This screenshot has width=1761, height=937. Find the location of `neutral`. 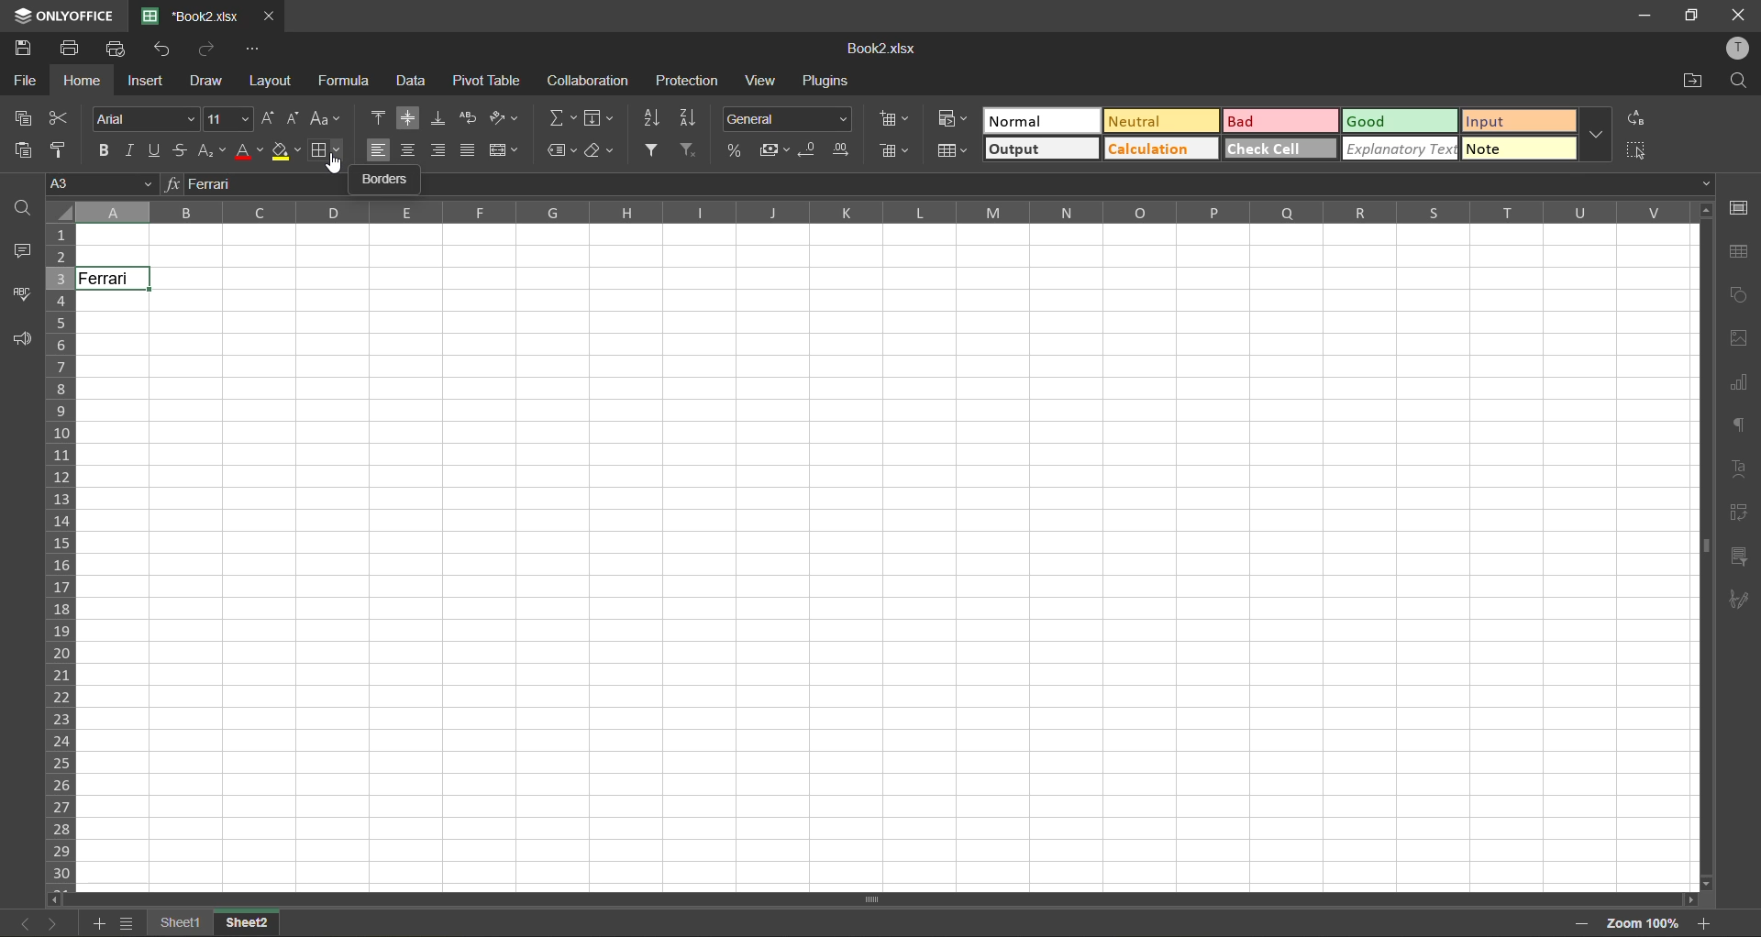

neutral is located at coordinates (1160, 120).